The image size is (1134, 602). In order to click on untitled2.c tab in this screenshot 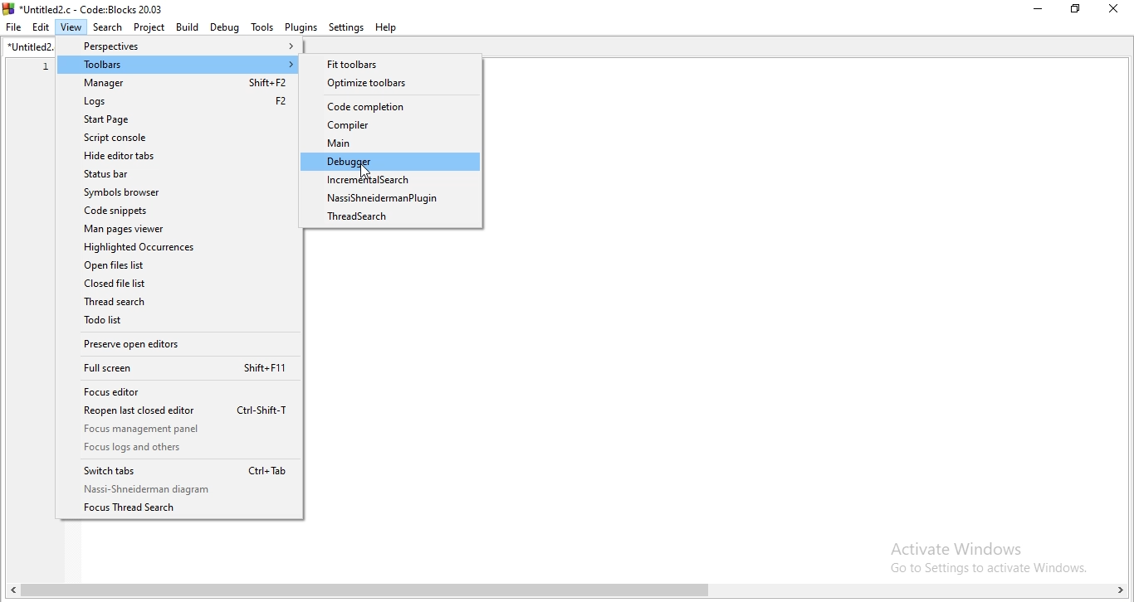, I will do `click(25, 47)`.